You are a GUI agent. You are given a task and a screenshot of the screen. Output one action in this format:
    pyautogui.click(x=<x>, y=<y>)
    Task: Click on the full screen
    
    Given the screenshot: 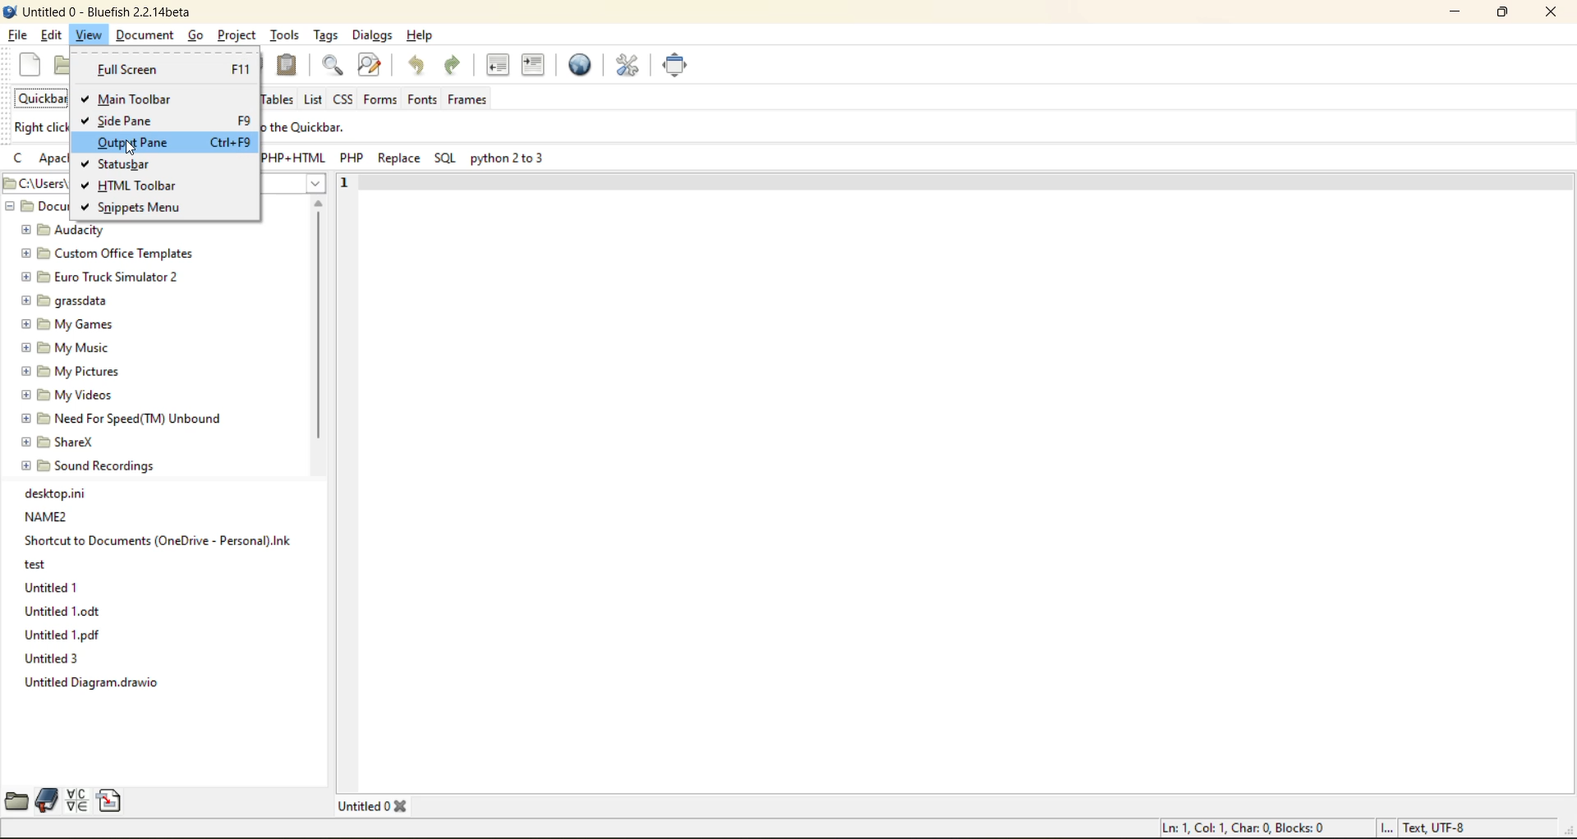 What is the action you would take?
    pyautogui.click(x=679, y=65)
    